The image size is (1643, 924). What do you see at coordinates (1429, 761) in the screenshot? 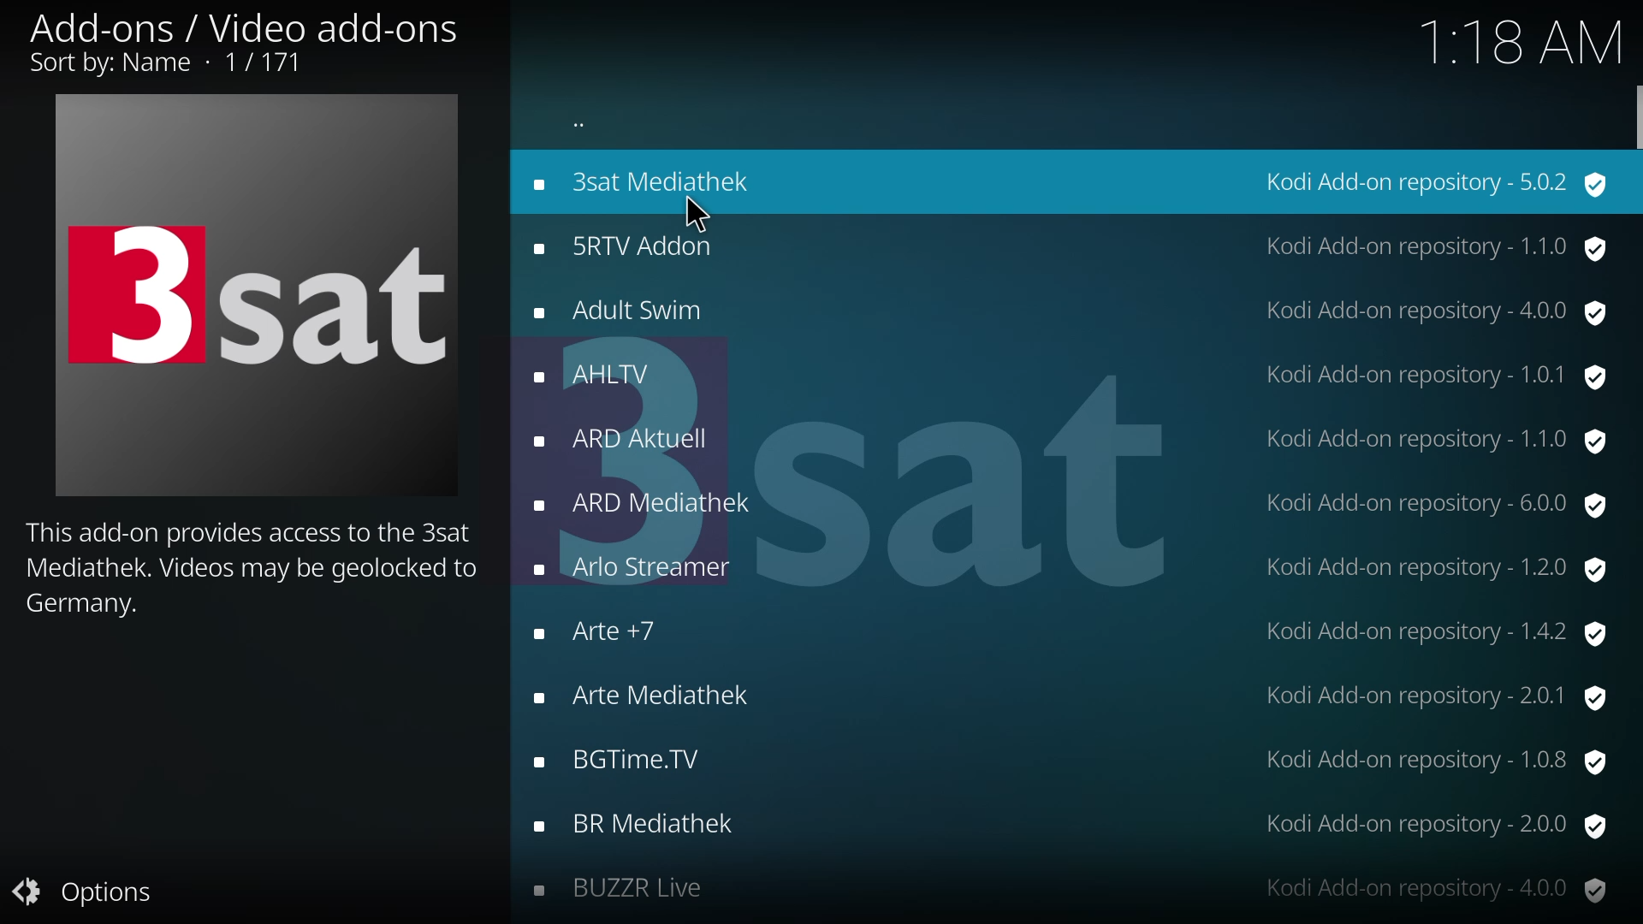
I see `version` at bounding box center [1429, 761].